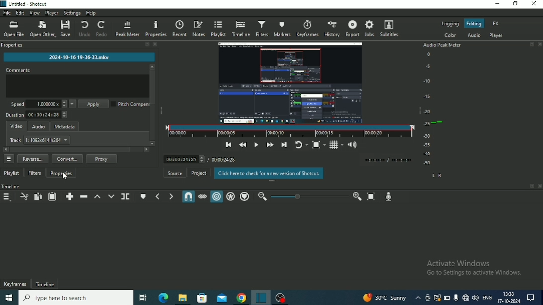 The image size is (543, 305). What do you see at coordinates (101, 158) in the screenshot?
I see `Proxy` at bounding box center [101, 158].